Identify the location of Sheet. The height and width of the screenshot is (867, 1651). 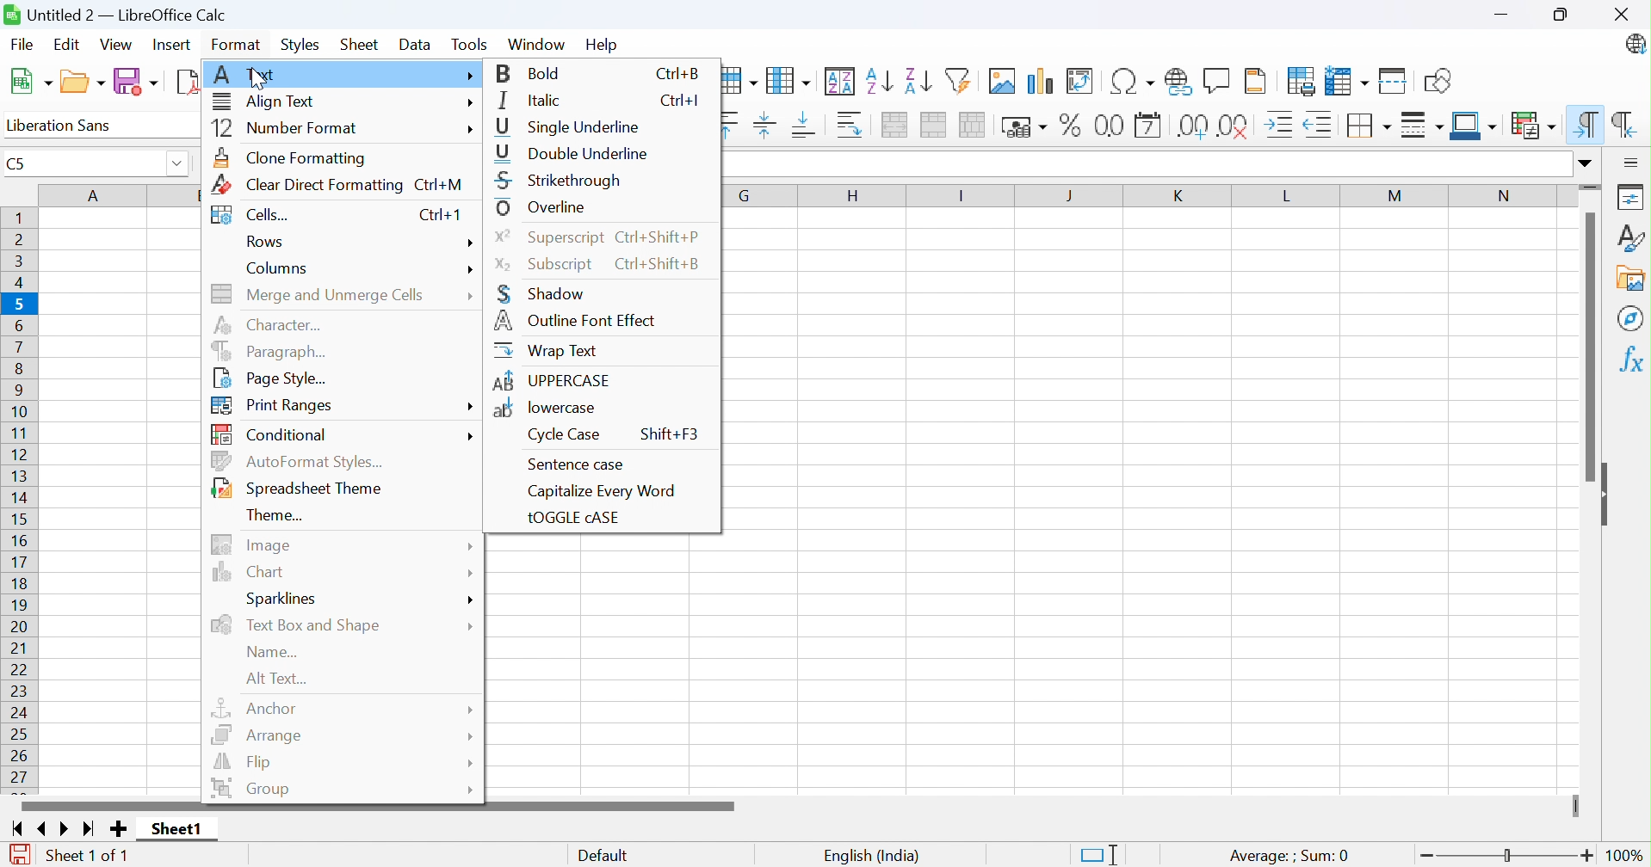
(358, 45).